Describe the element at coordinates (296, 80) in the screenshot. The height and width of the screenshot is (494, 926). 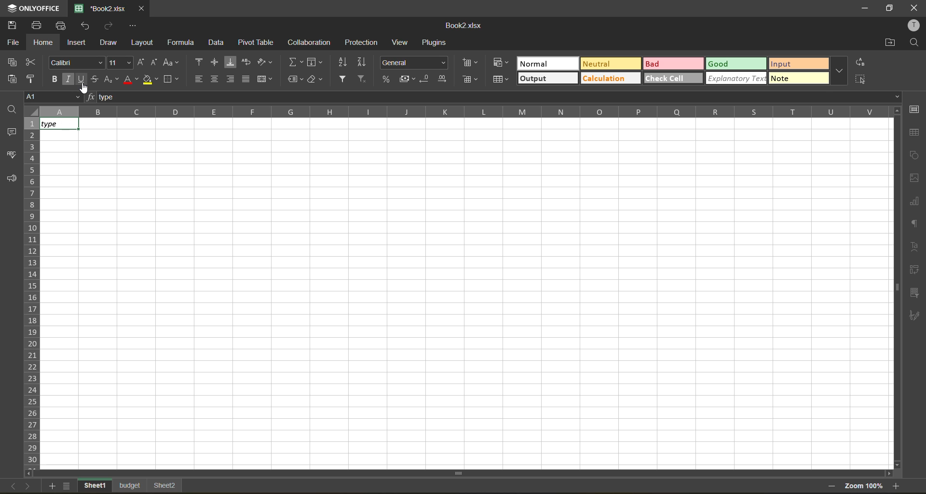
I see `named ranges` at that location.